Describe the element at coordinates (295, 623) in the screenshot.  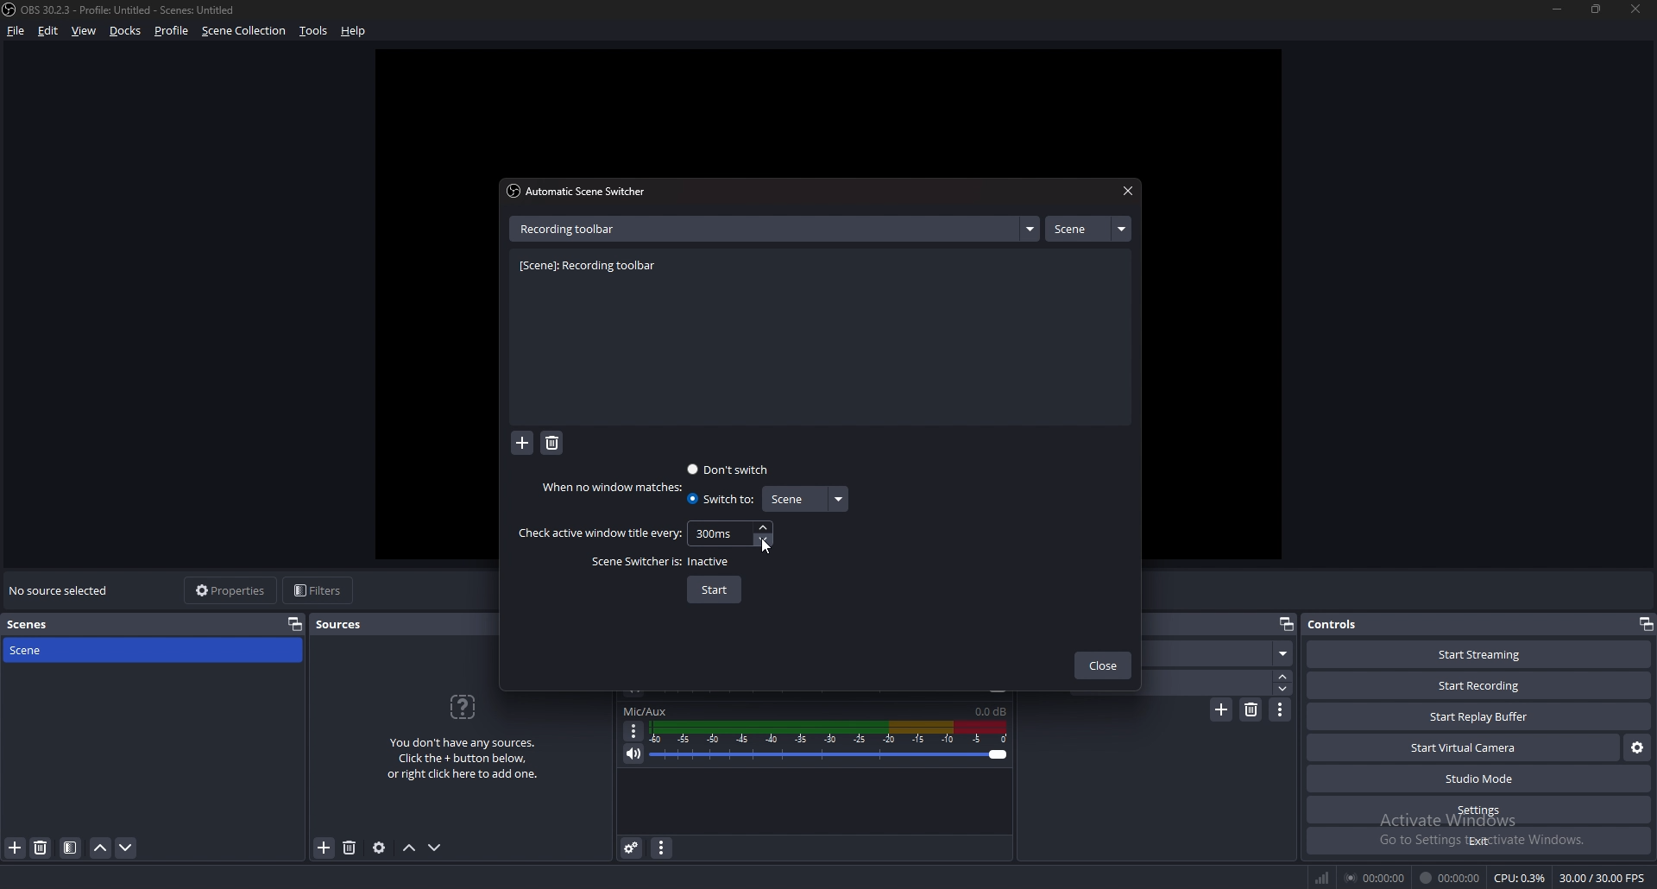
I see `pop out` at that location.